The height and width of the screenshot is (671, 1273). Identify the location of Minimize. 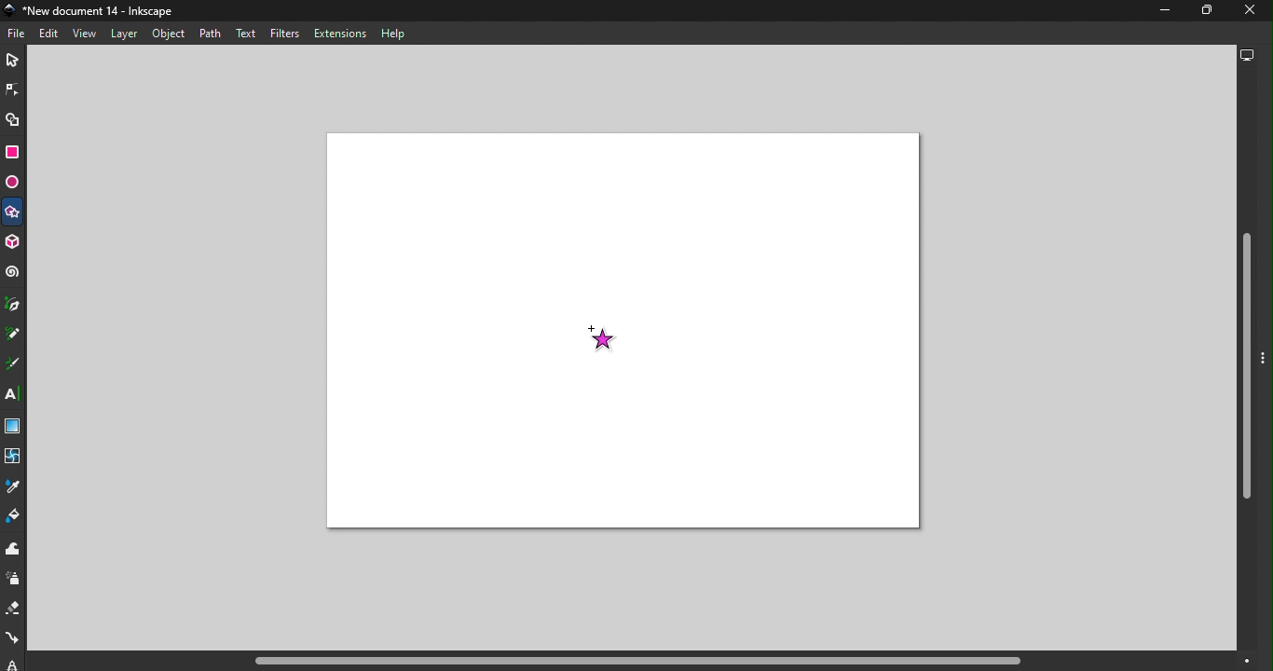
(1160, 14).